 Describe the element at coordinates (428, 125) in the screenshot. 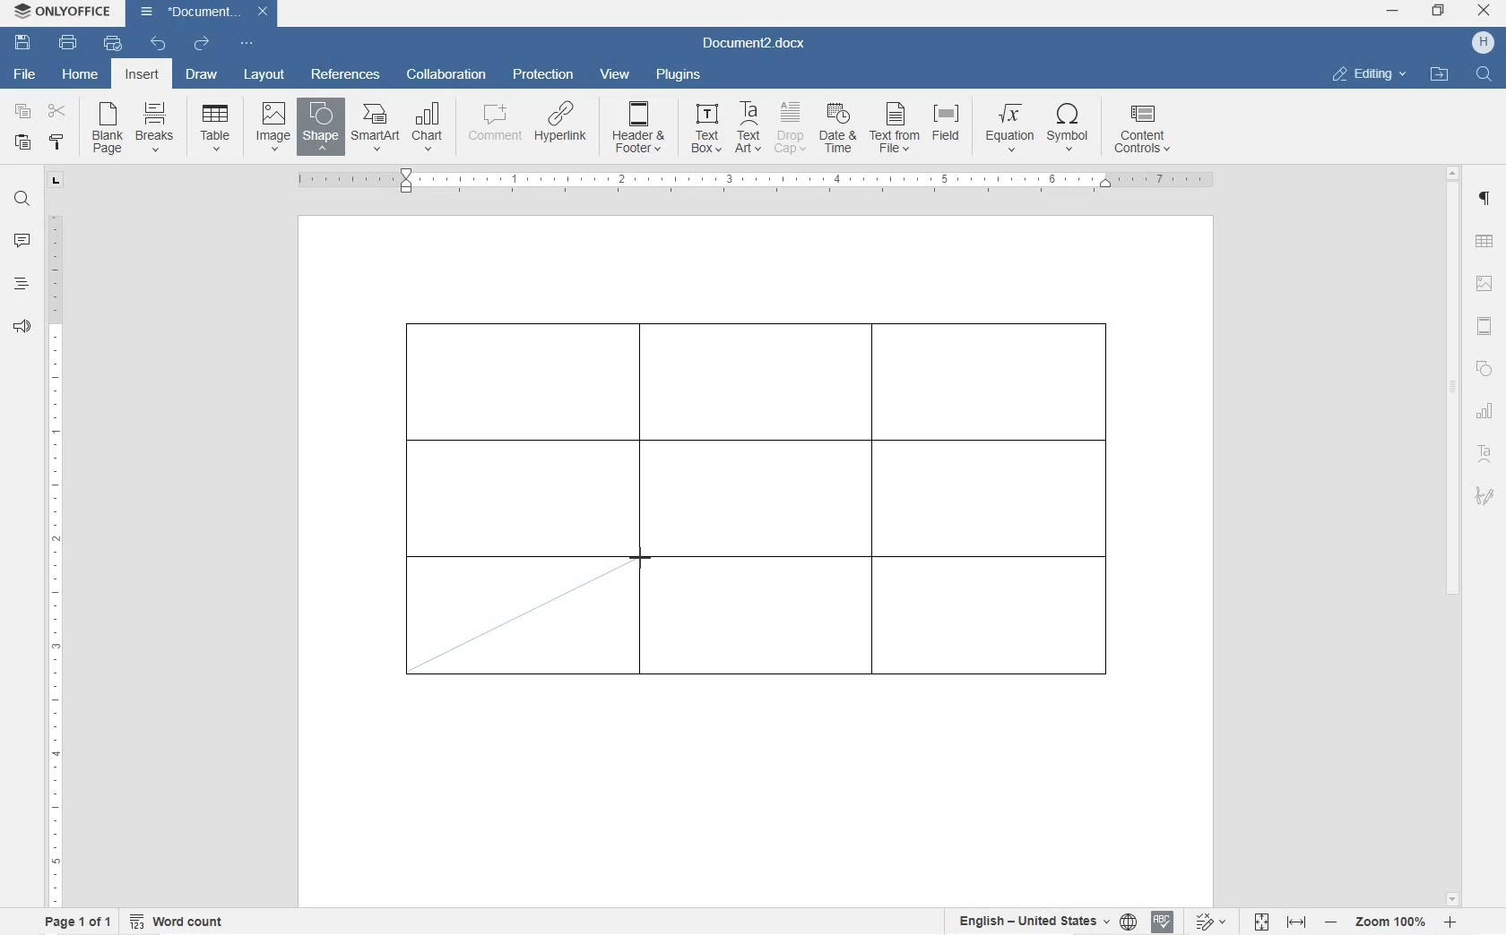

I see `CHART` at that location.